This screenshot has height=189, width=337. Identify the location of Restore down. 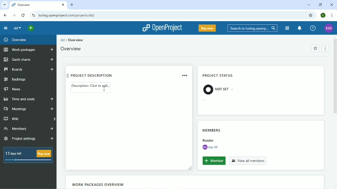
(320, 5).